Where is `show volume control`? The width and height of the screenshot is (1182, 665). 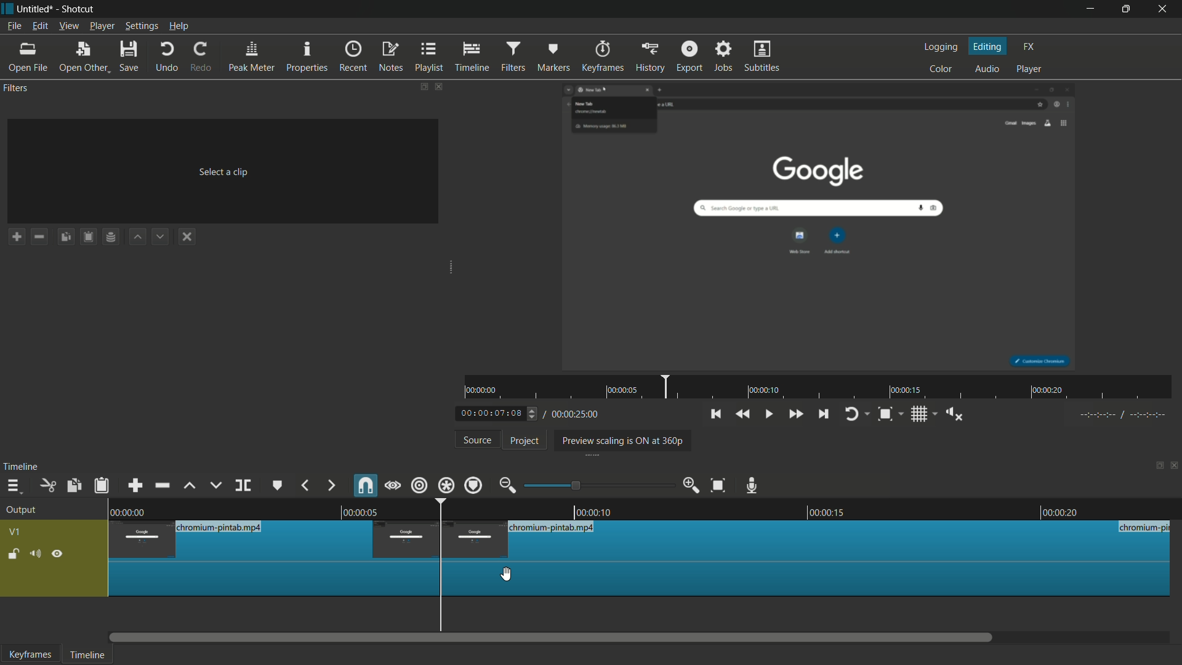
show volume control is located at coordinates (959, 414).